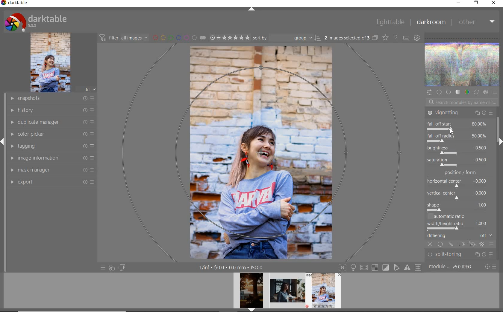 The image size is (503, 312). Describe the element at coordinates (50, 62) in the screenshot. I see `image` at that location.